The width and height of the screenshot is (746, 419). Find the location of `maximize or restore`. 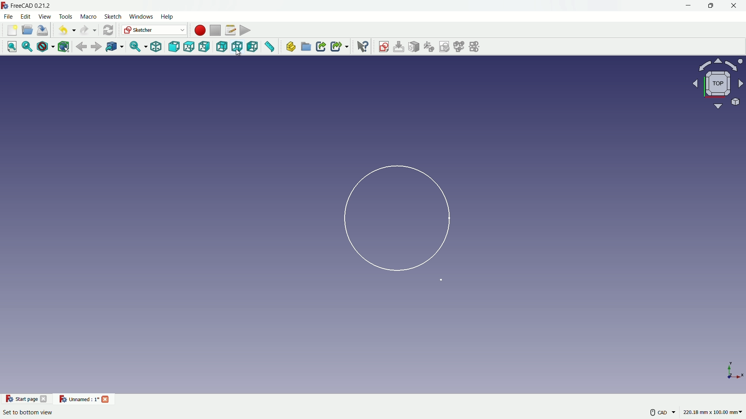

maximize or restore is located at coordinates (710, 7).